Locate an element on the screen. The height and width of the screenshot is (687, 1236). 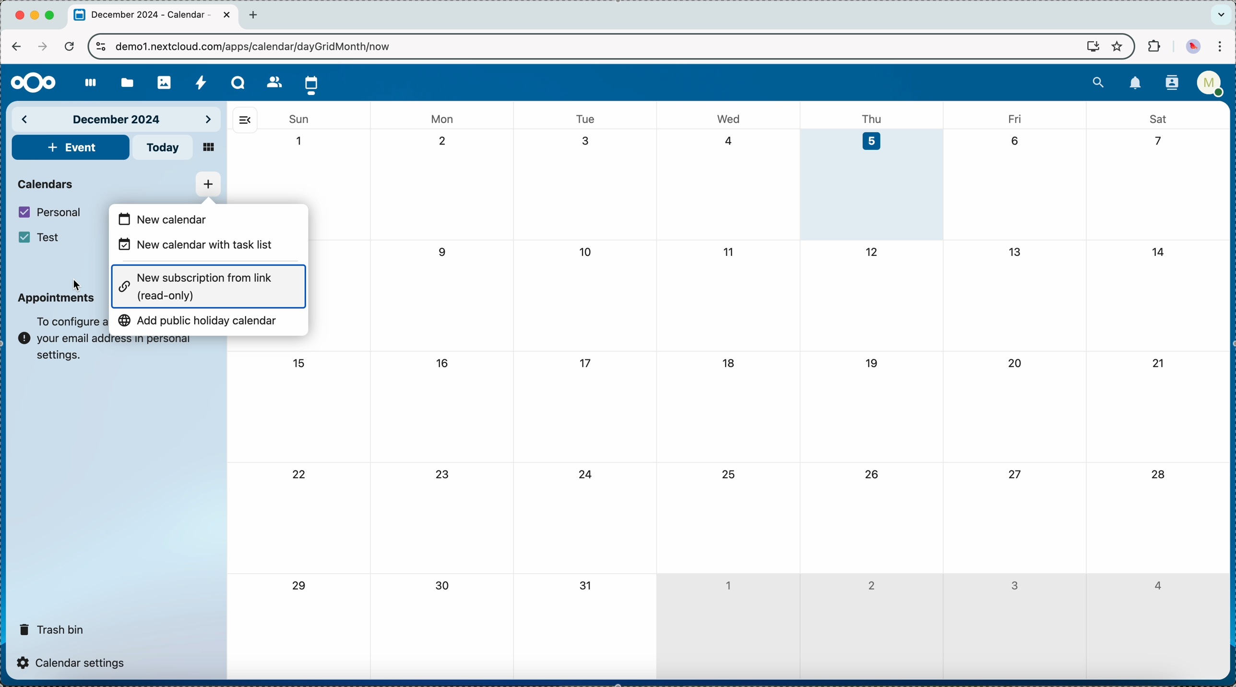
13 is located at coordinates (1015, 251).